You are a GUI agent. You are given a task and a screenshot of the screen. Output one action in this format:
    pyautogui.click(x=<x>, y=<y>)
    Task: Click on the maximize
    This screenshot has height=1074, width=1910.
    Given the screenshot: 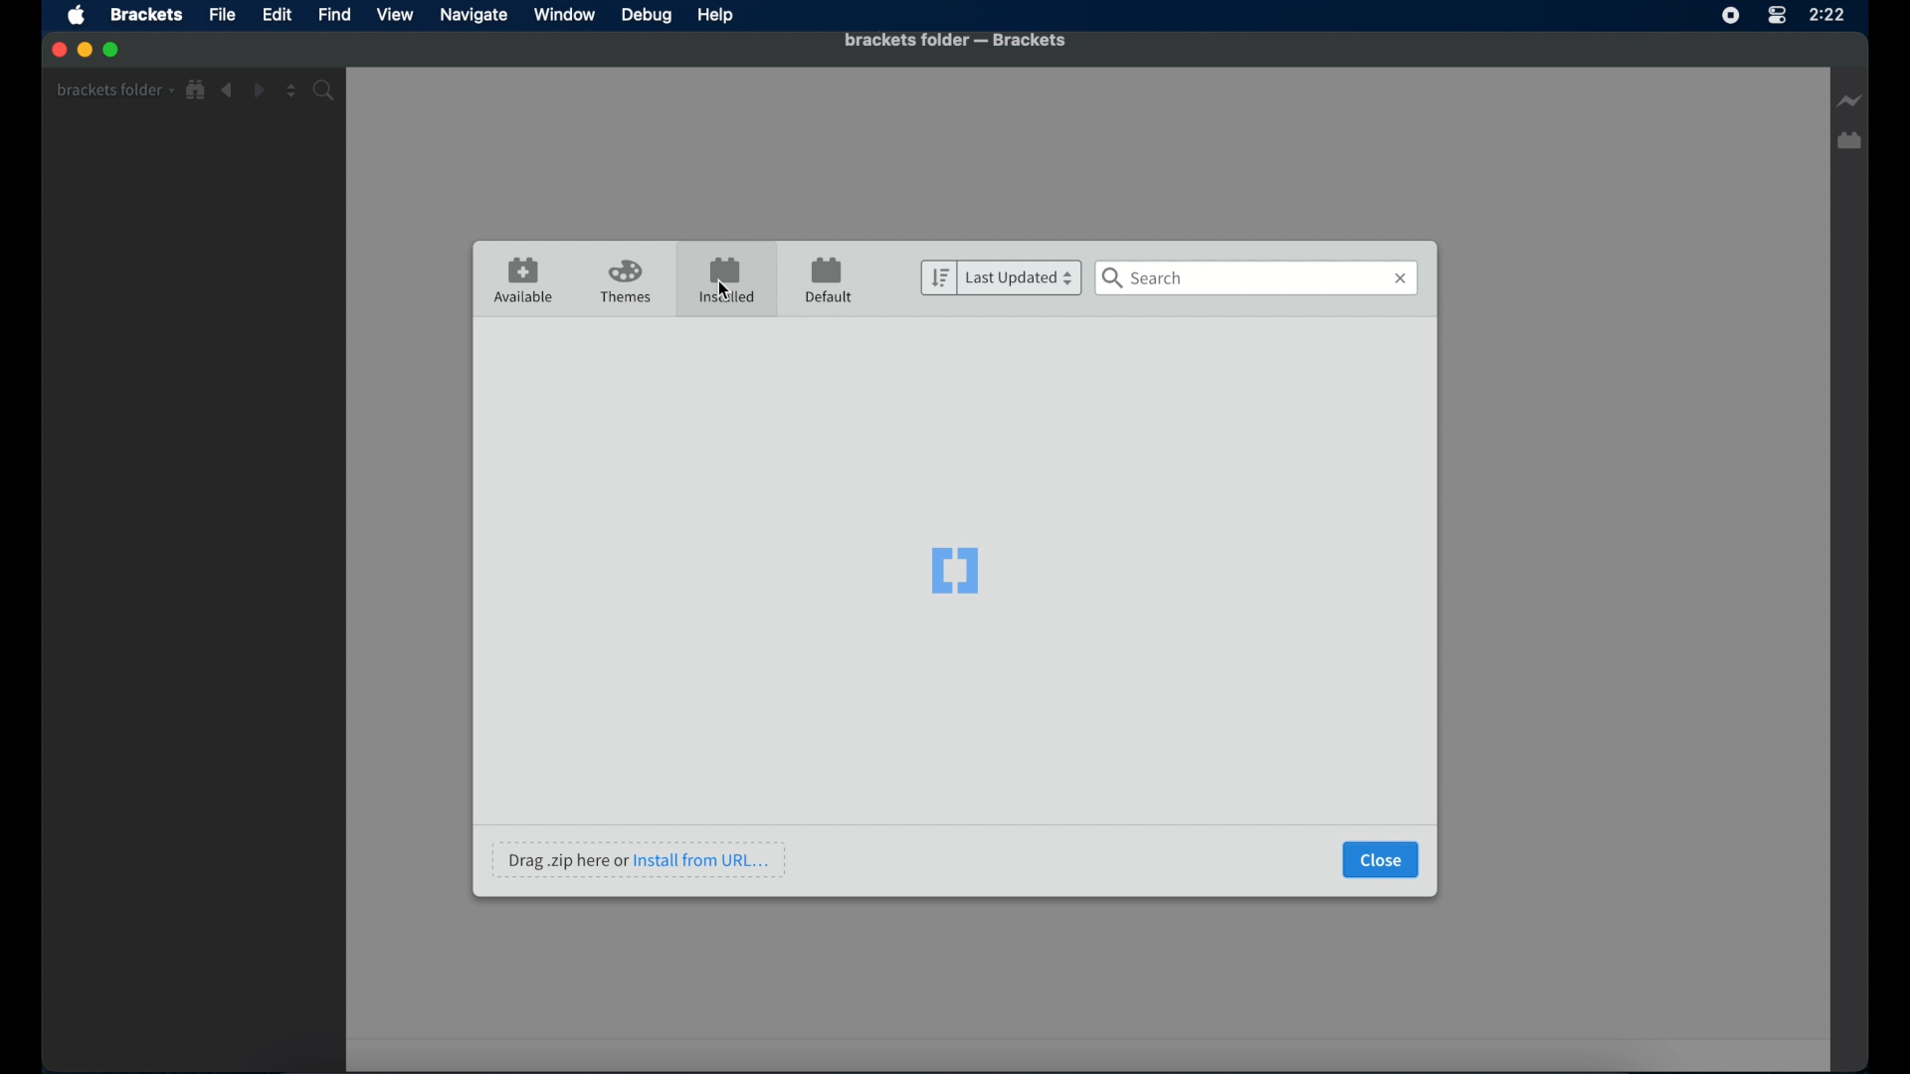 What is the action you would take?
    pyautogui.click(x=113, y=51)
    